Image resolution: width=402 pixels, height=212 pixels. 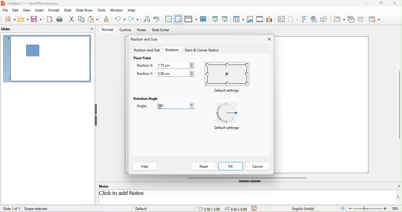 I want to click on clone formatting, so click(x=107, y=20).